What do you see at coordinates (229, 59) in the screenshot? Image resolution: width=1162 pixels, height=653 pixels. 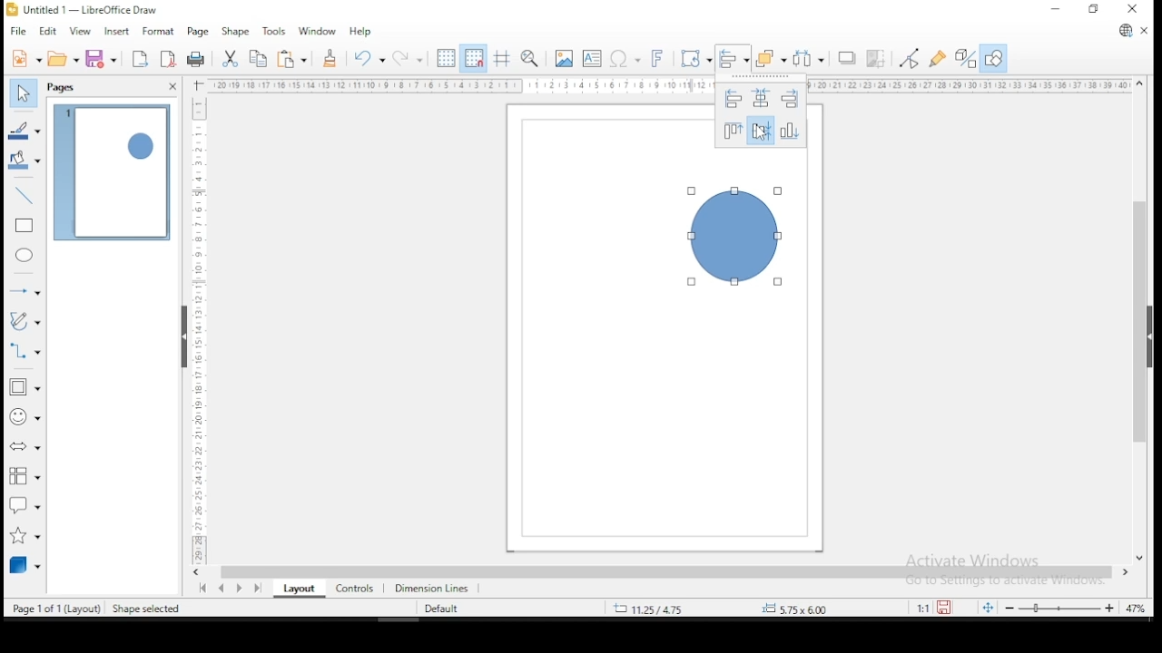 I see `cut` at bounding box center [229, 59].